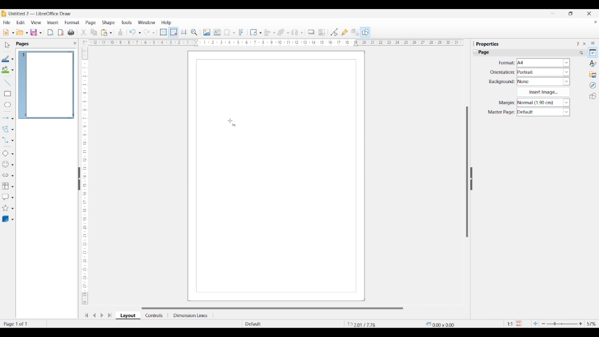 The width and height of the screenshot is (599, 337). Describe the element at coordinates (253, 32) in the screenshot. I see `Selected transformation` at that location.